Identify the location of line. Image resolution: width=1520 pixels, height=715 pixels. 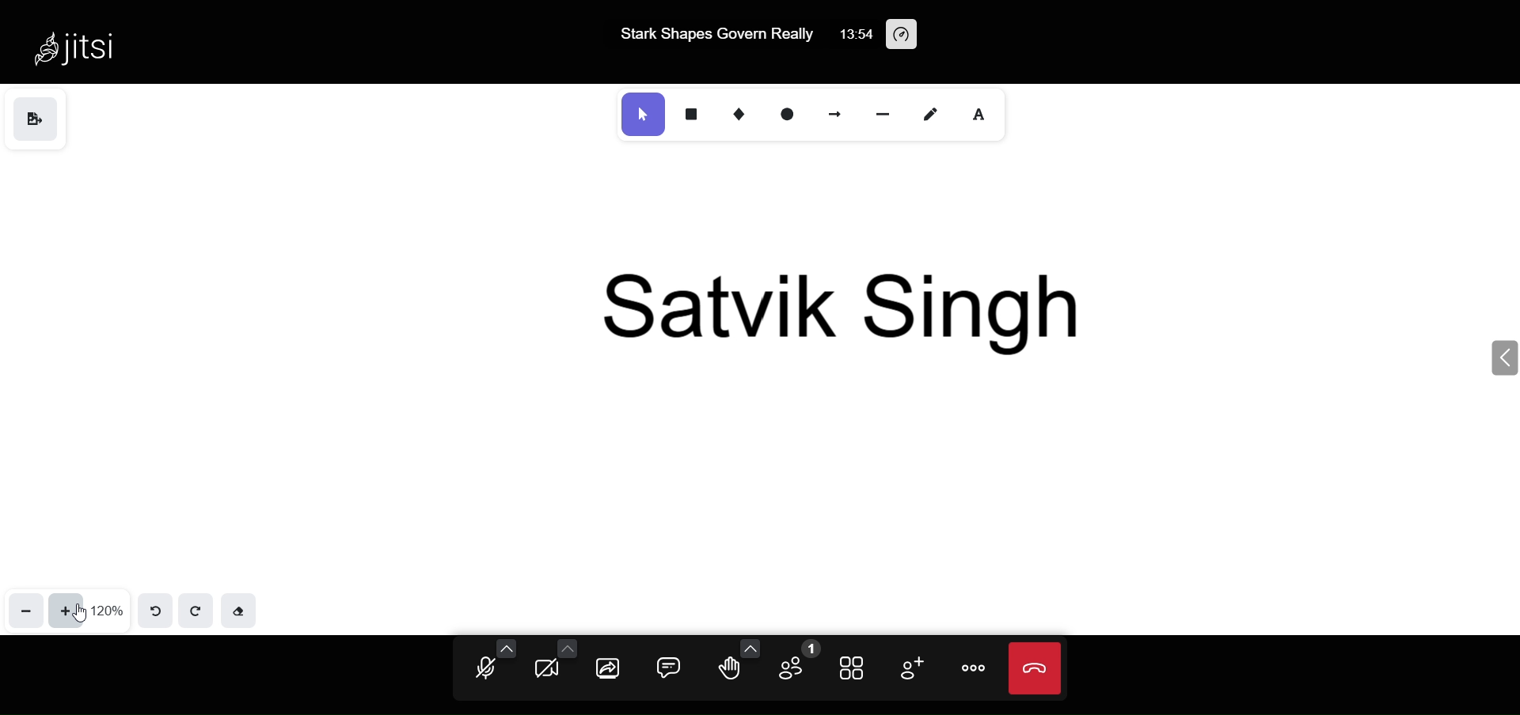
(882, 114).